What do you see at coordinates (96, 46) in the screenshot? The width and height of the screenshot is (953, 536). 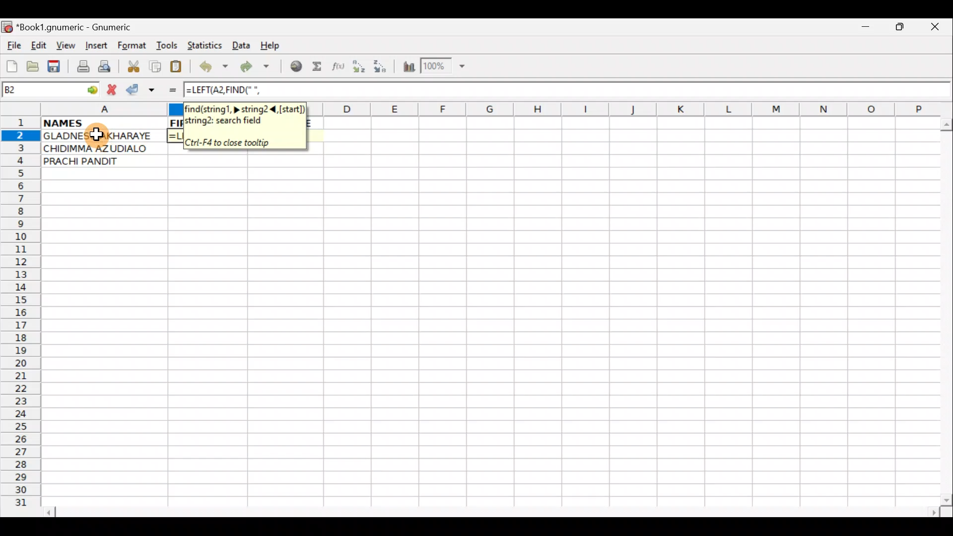 I see `Insert` at bounding box center [96, 46].